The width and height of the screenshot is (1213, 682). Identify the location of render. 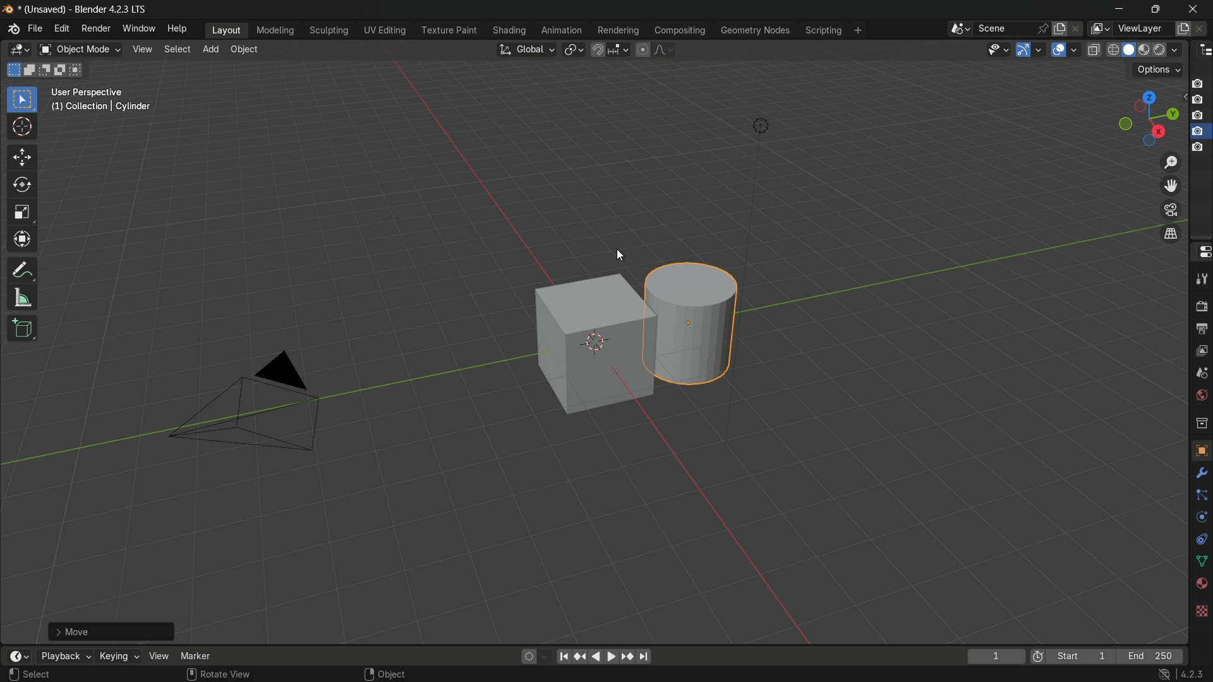
(1169, 49).